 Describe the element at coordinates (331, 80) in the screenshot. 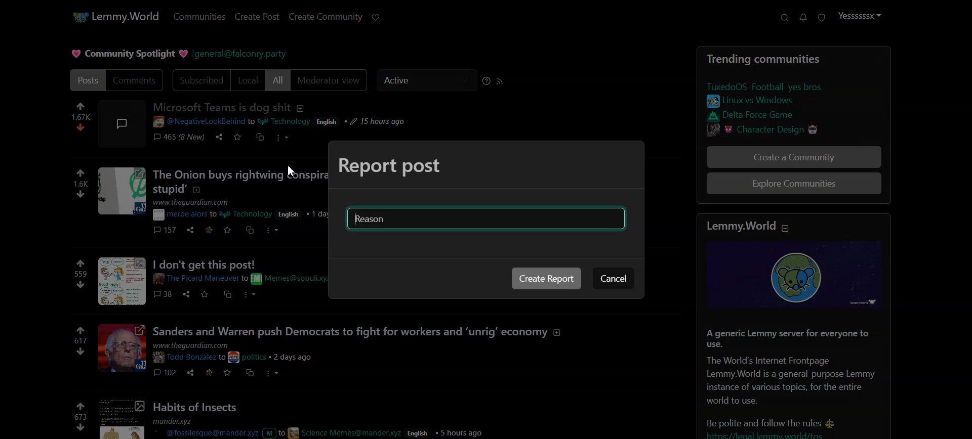

I see `Moderator view` at that location.